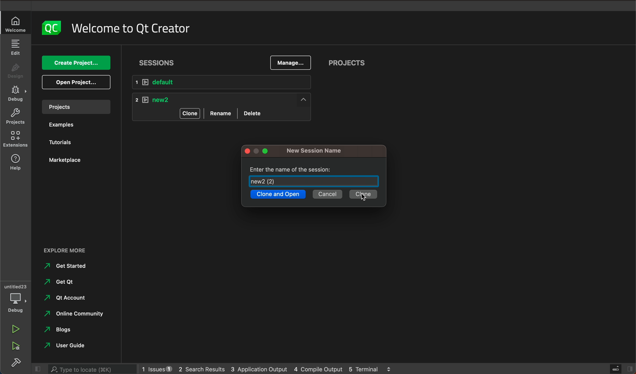 Image resolution: width=636 pixels, height=374 pixels. What do you see at coordinates (315, 169) in the screenshot?
I see `enter the name of the session` at bounding box center [315, 169].